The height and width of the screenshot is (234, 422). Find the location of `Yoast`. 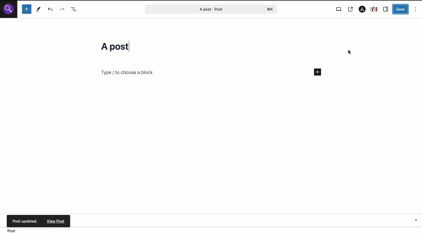

Yoast is located at coordinates (374, 9).